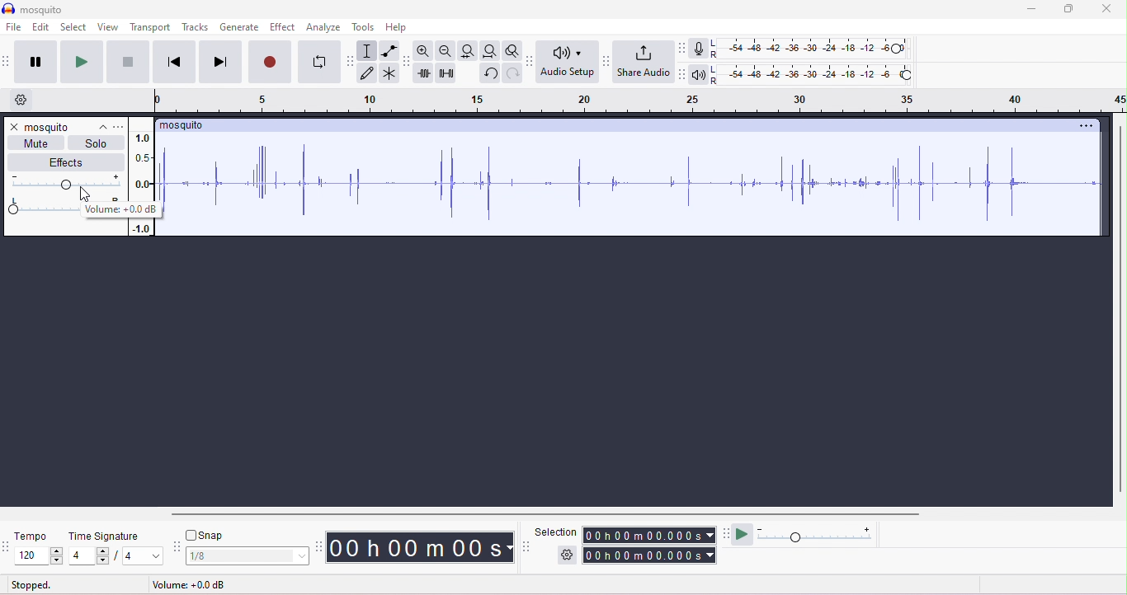 This screenshot has height=595, width=1127. What do you see at coordinates (532, 60) in the screenshot?
I see `audio set up tool bar` at bounding box center [532, 60].